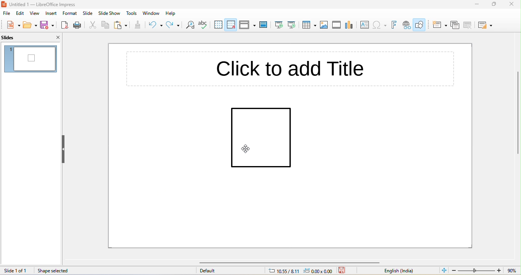  Describe the element at coordinates (106, 24) in the screenshot. I see `copy` at that location.